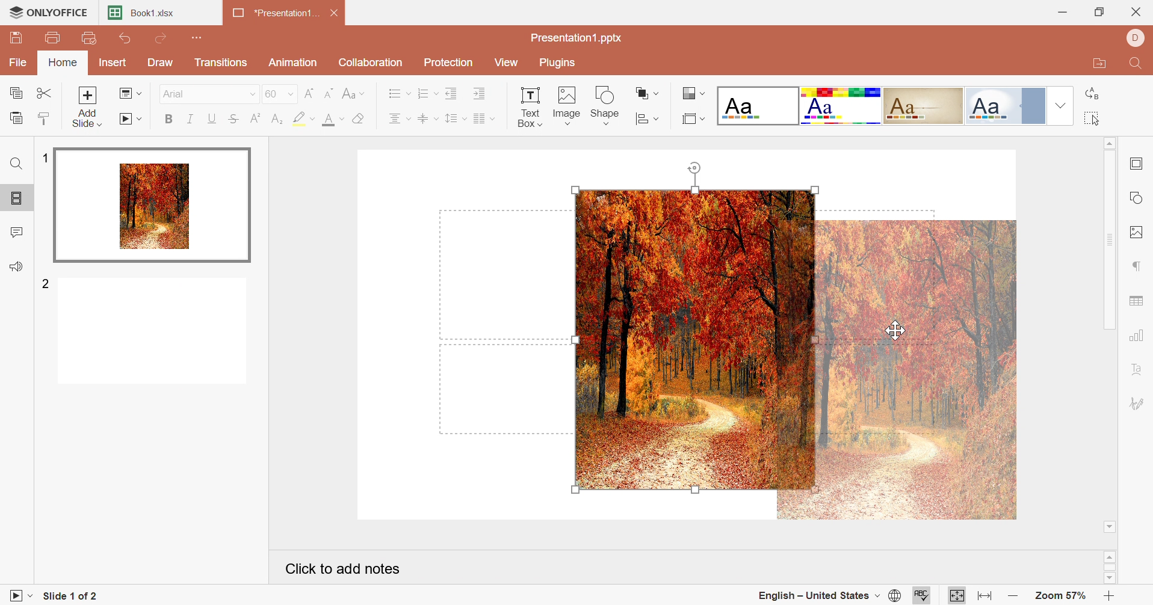 This screenshot has height=605, width=1153. What do you see at coordinates (560, 63) in the screenshot?
I see `Plugins` at bounding box center [560, 63].